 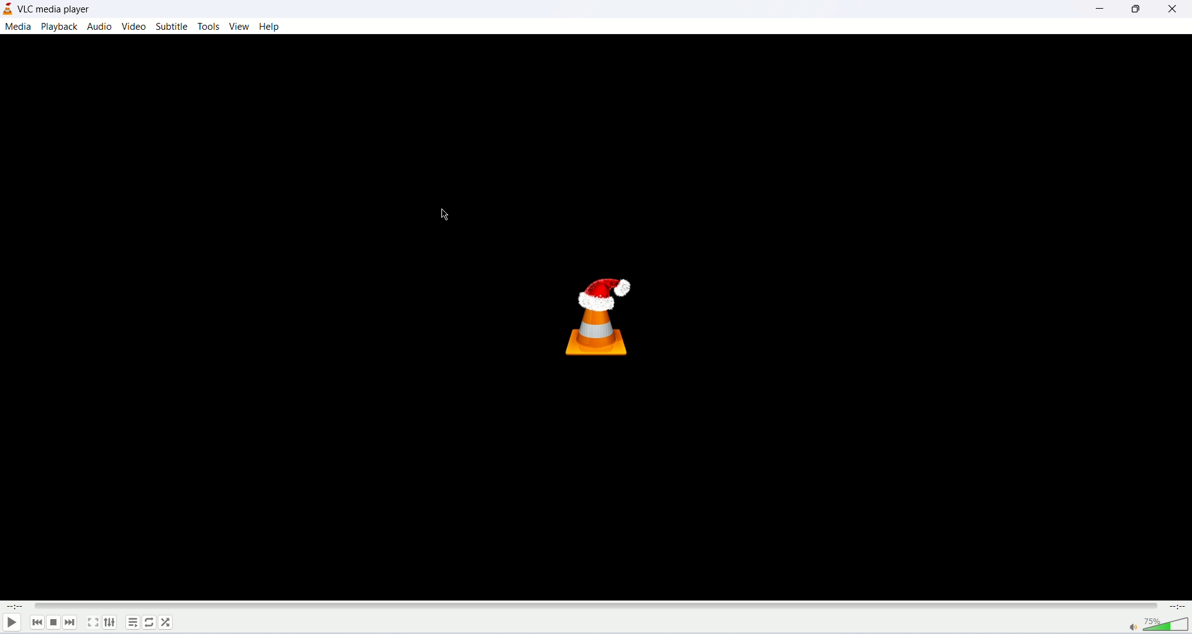 What do you see at coordinates (167, 622) in the screenshot?
I see `shuffle` at bounding box center [167, 622].